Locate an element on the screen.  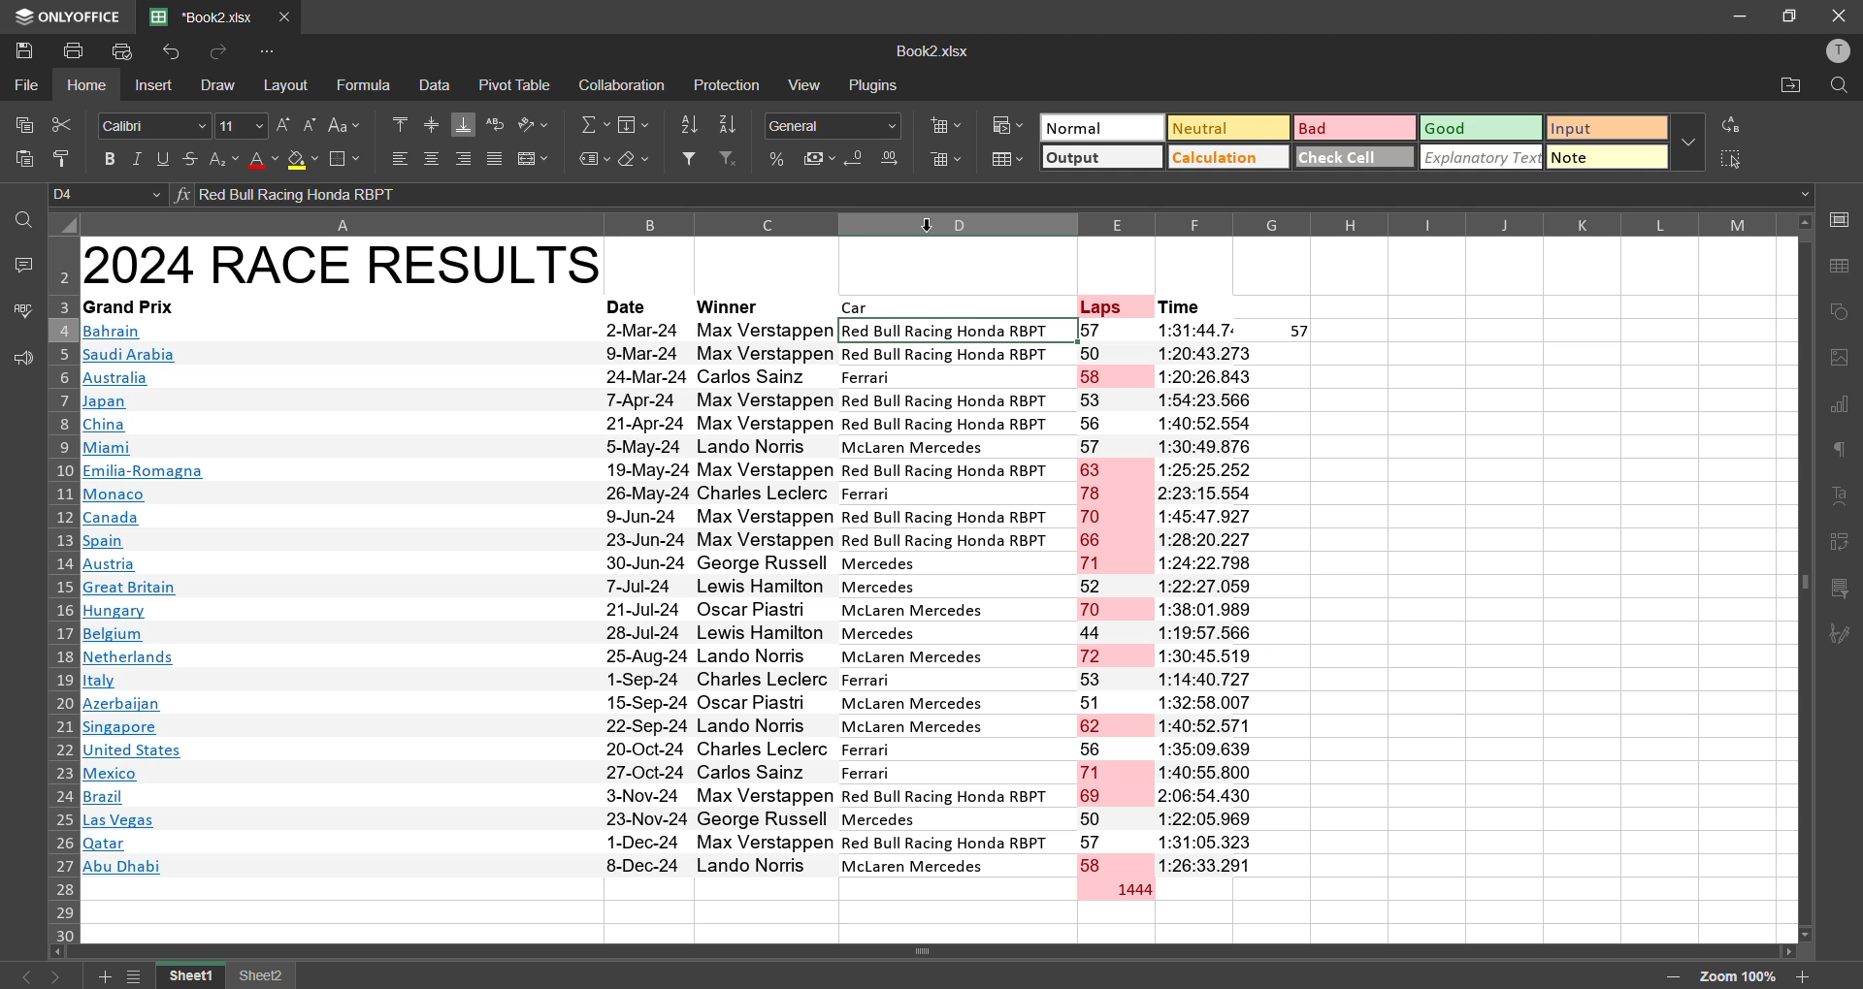
insert cells is located at coordinates (944, 123).